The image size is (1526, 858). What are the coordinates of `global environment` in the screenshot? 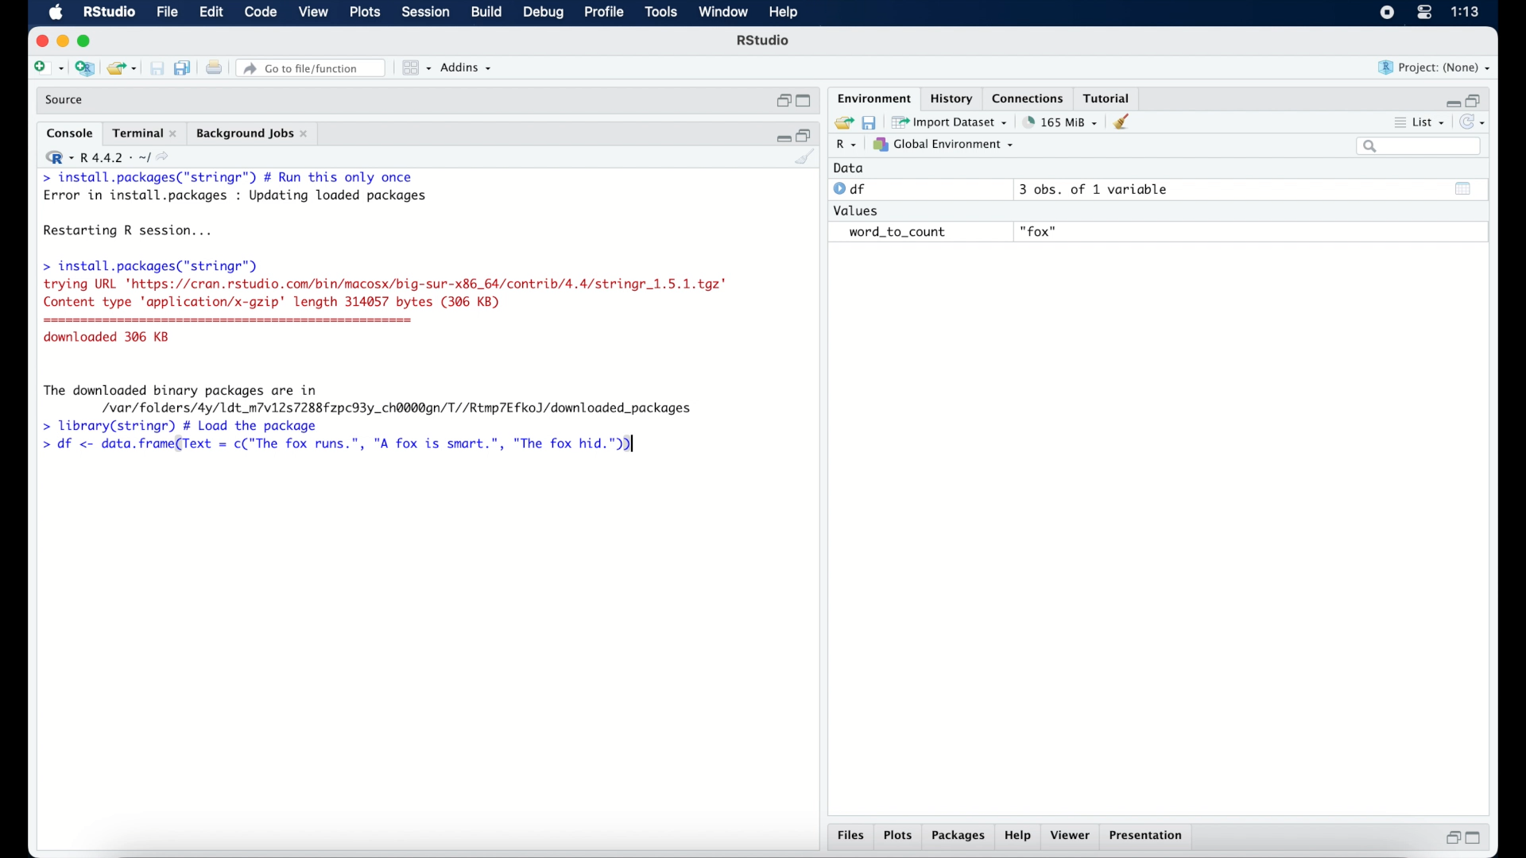 It's located at (943, 144).